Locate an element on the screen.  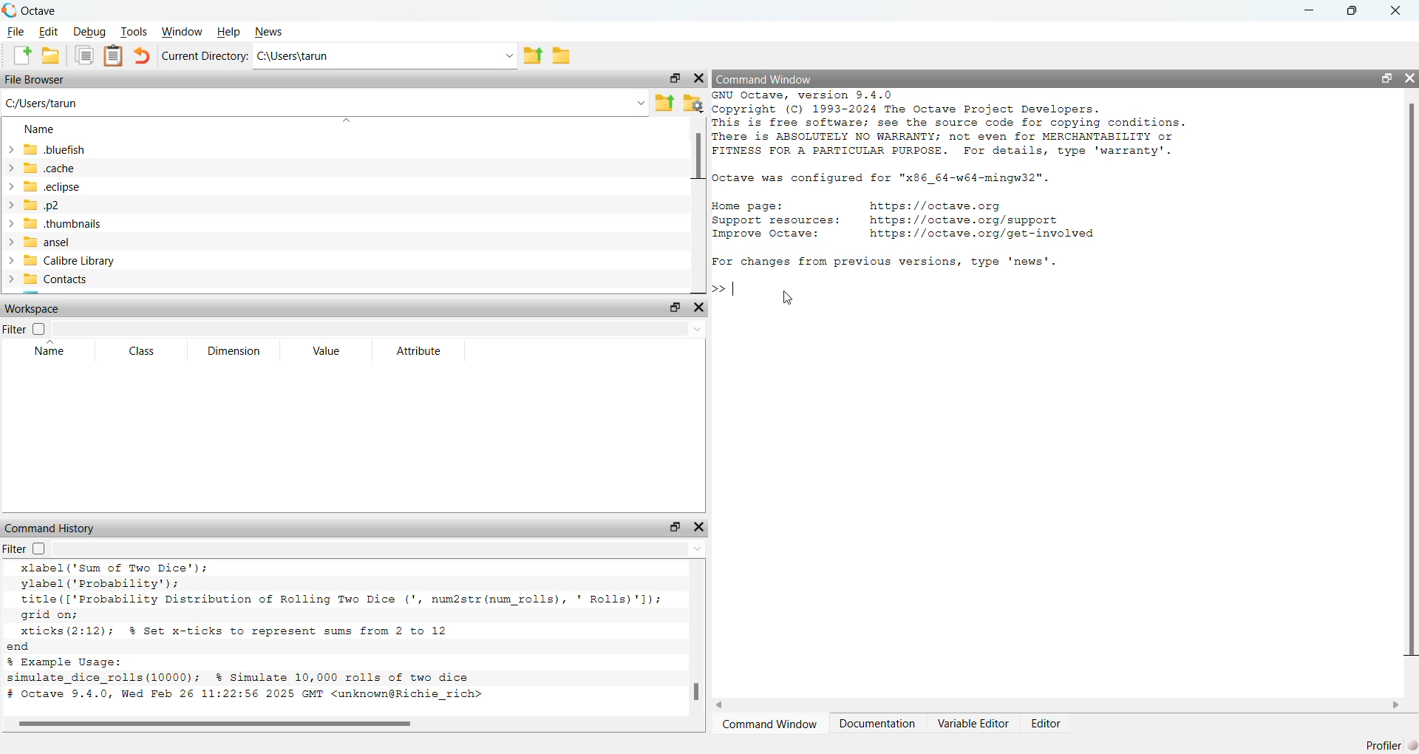
Close is located at coordinates (702, 526).